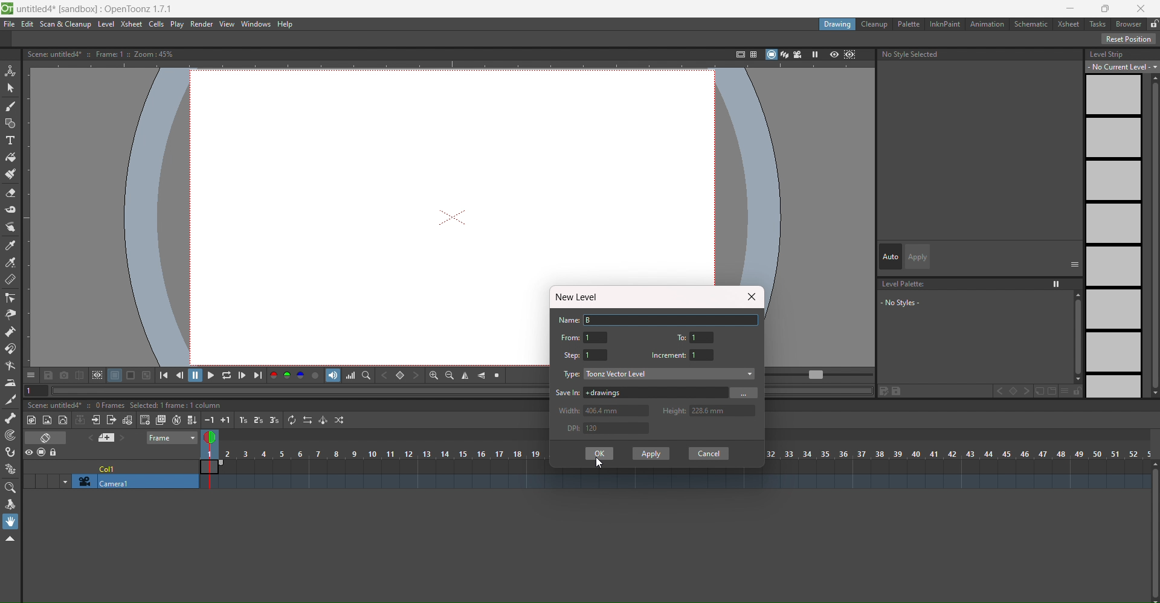  What do you see at coordinates (814, 54) in the screenshot?
I see `freeze` at bounding box center [814, 54].